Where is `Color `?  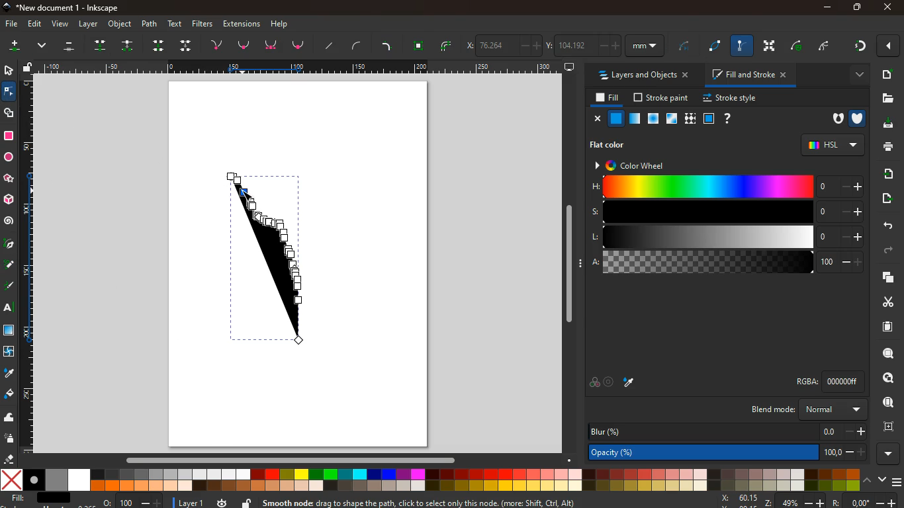 Color  is located at coordinates (9, 136).